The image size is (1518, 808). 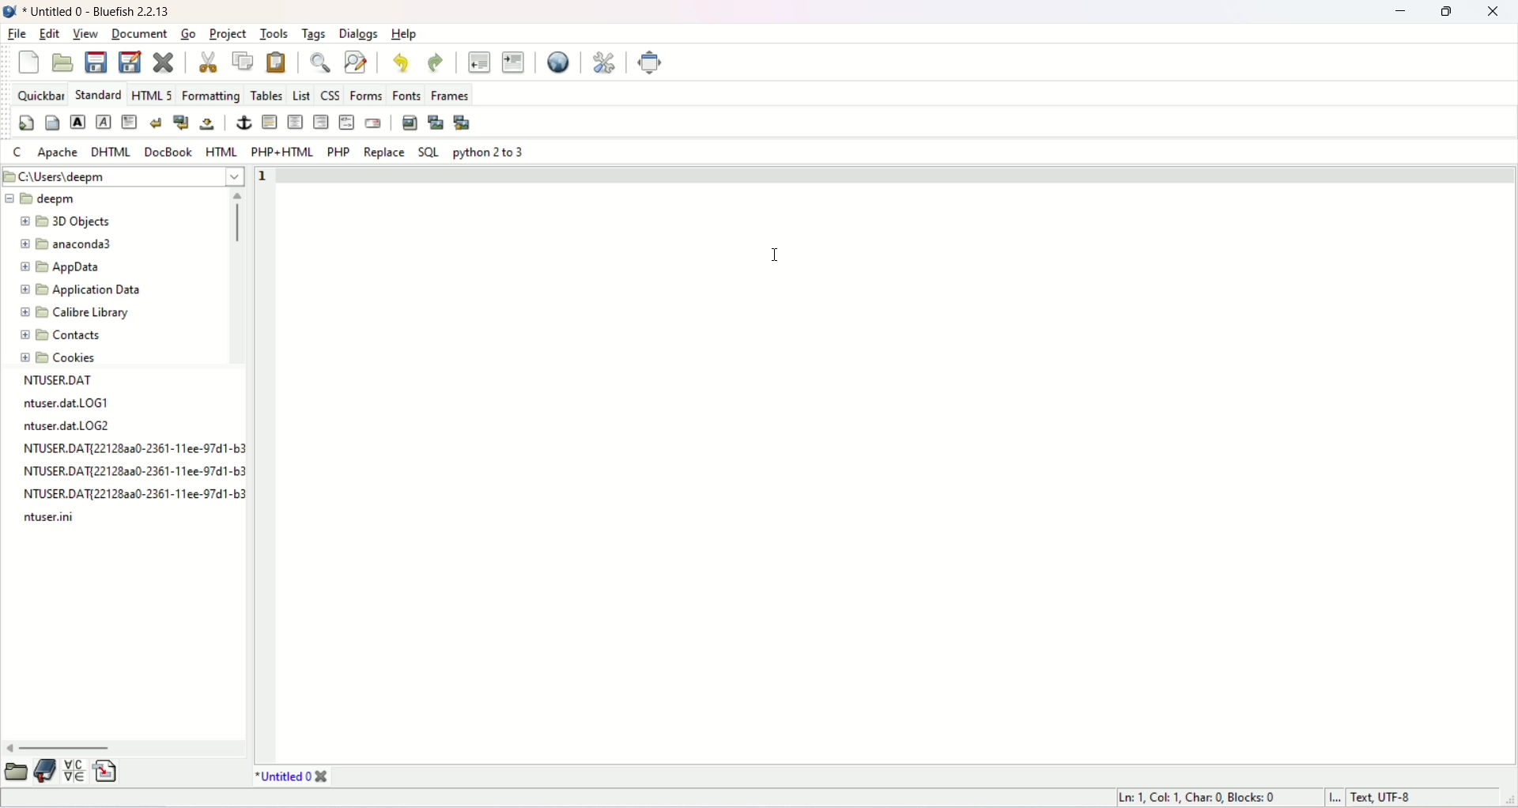 What do you see at coordinates (78, 125) in the screenshot?
I see `strong` at bounding box center [78, 125].